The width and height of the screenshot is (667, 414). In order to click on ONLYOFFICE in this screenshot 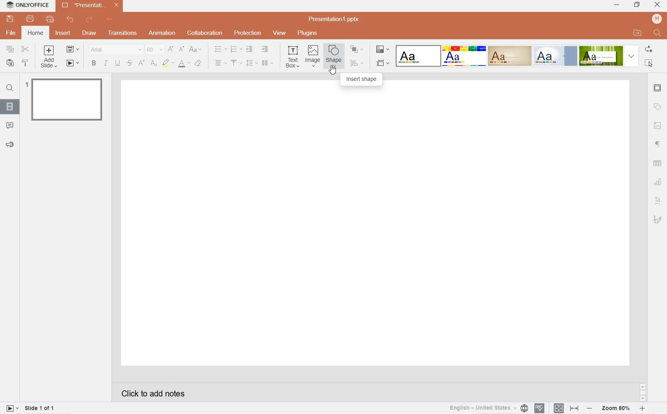, I will do `click(28, 6)`.